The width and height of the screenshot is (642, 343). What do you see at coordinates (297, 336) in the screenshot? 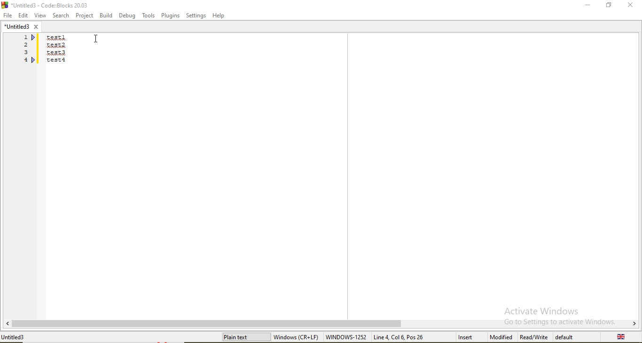
I see `Windows(CR+LF)` at bounding box center [297, 336].